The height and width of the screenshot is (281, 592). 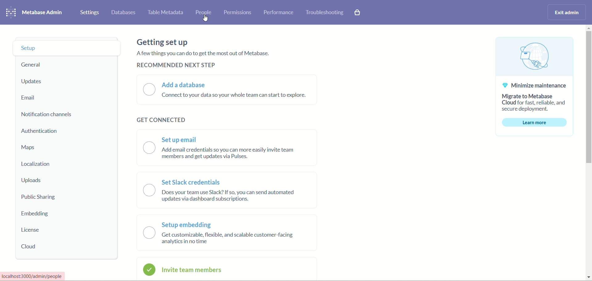 What do you see at coordinates (205, 12) in the screenshot?
I see `people` at bounding box center [205, 12].